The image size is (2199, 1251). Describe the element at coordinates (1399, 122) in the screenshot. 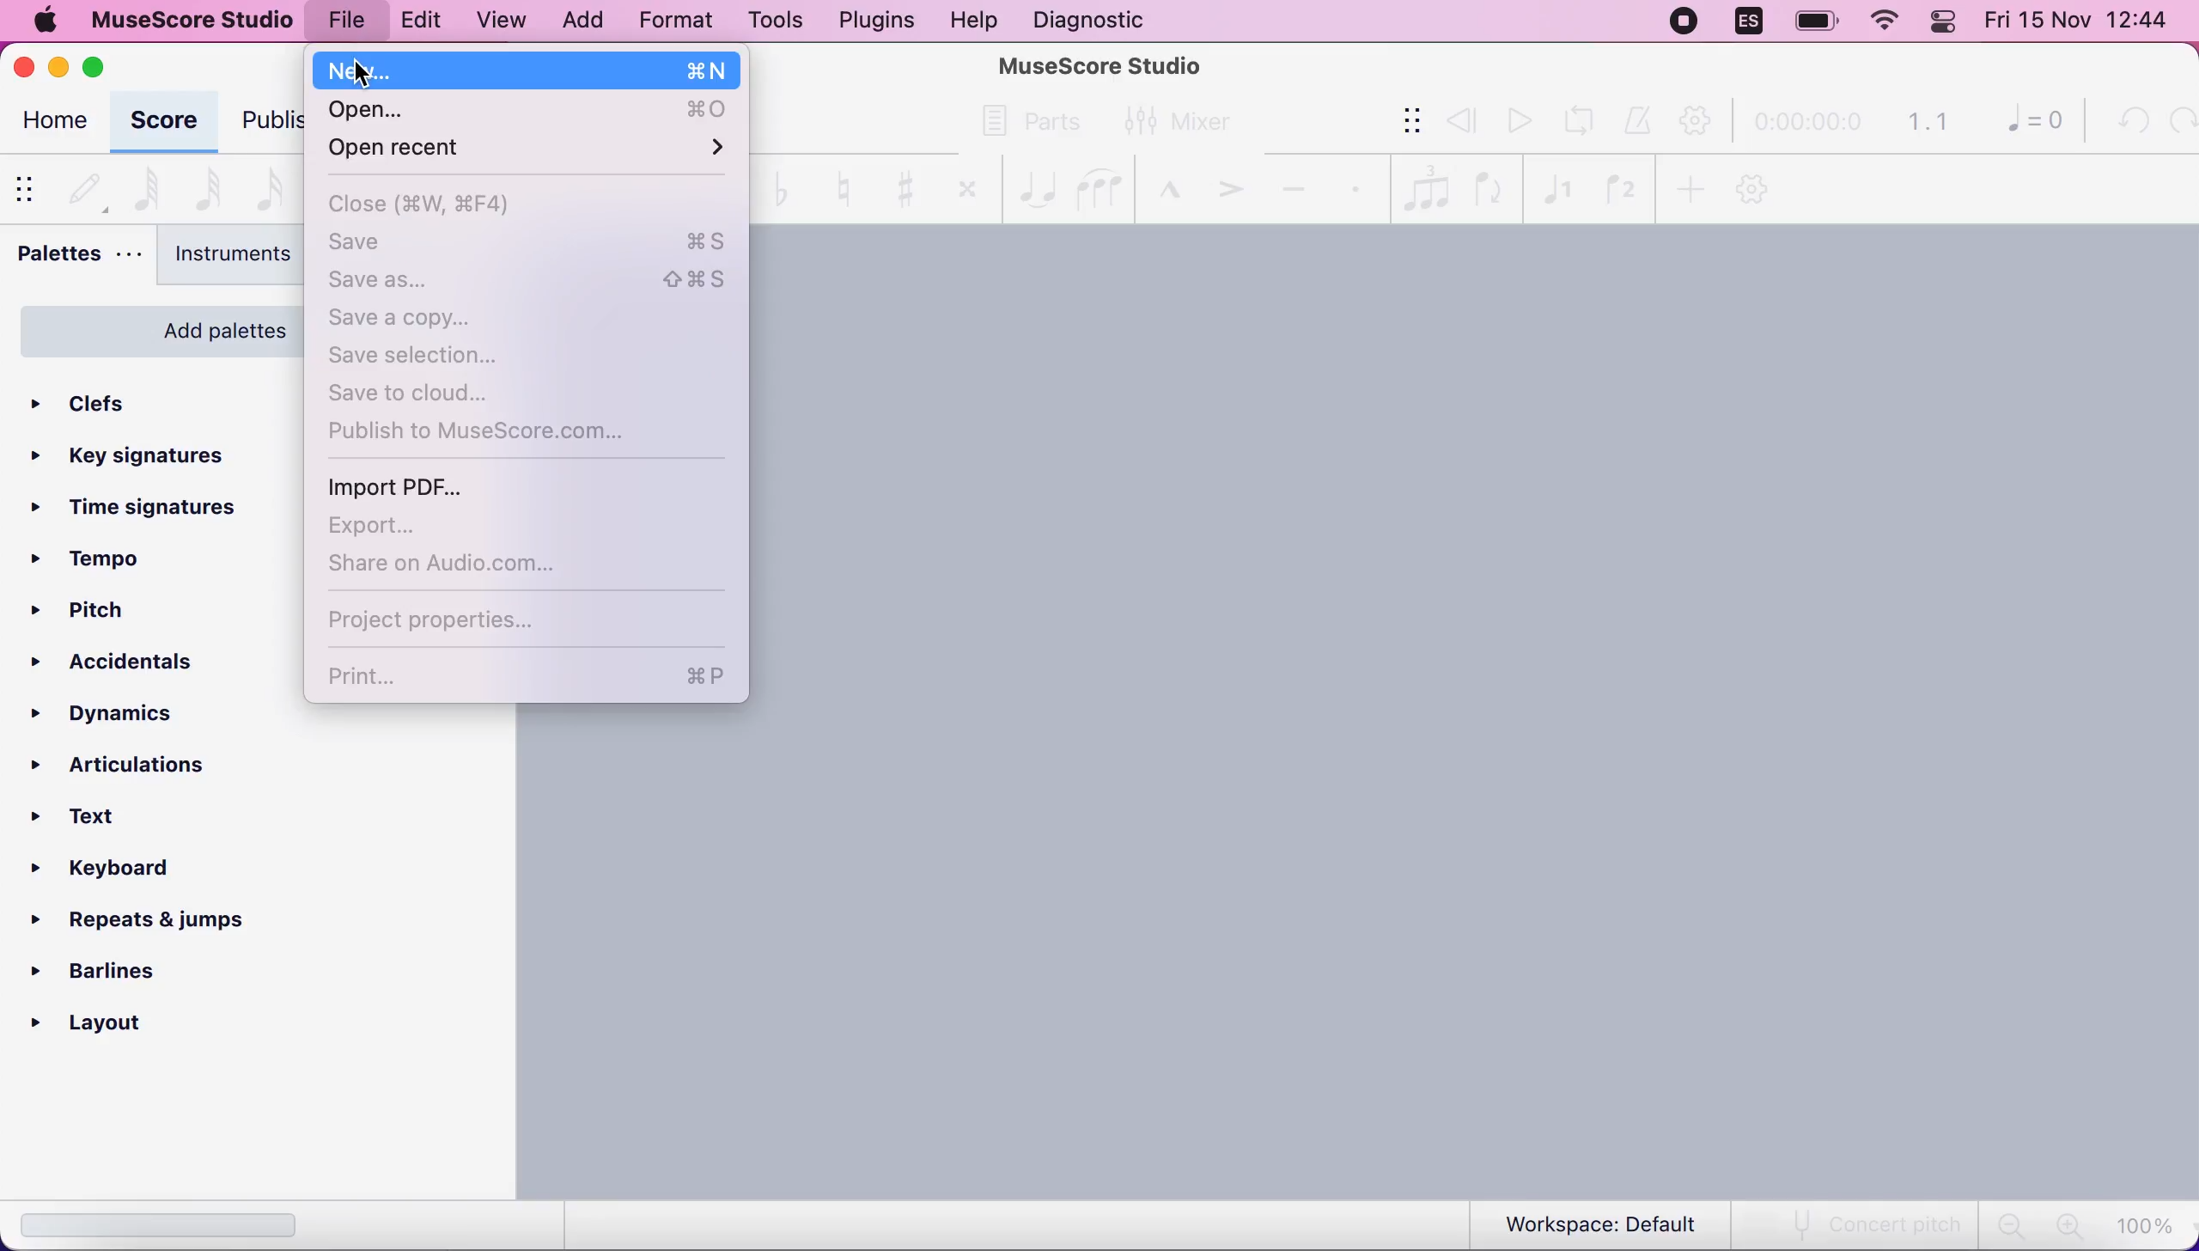

I see `show/hide` at that location.